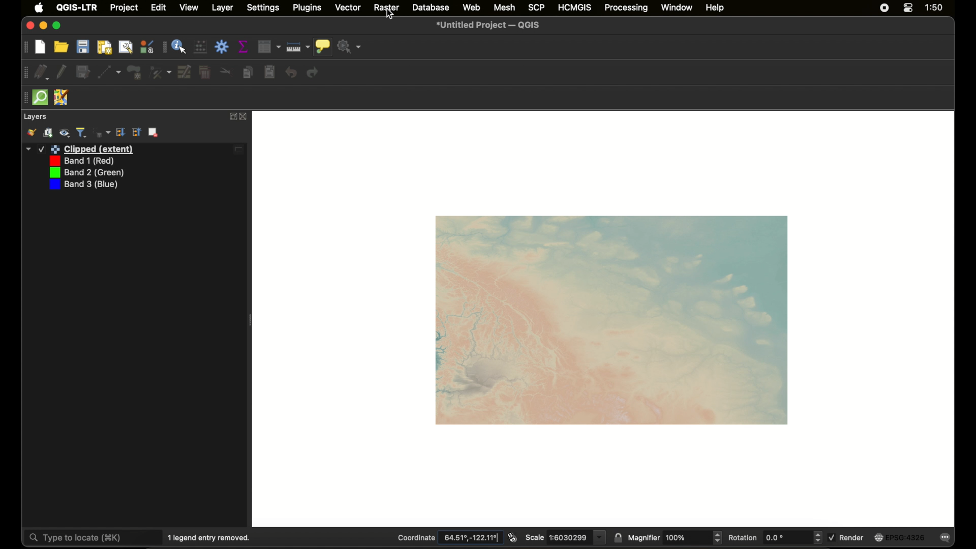 The height and width of the screenshot is (549, 976). Describe the element at coordinates (77, 7) in the screenshot. I see `QGIS - LTR` at that location.